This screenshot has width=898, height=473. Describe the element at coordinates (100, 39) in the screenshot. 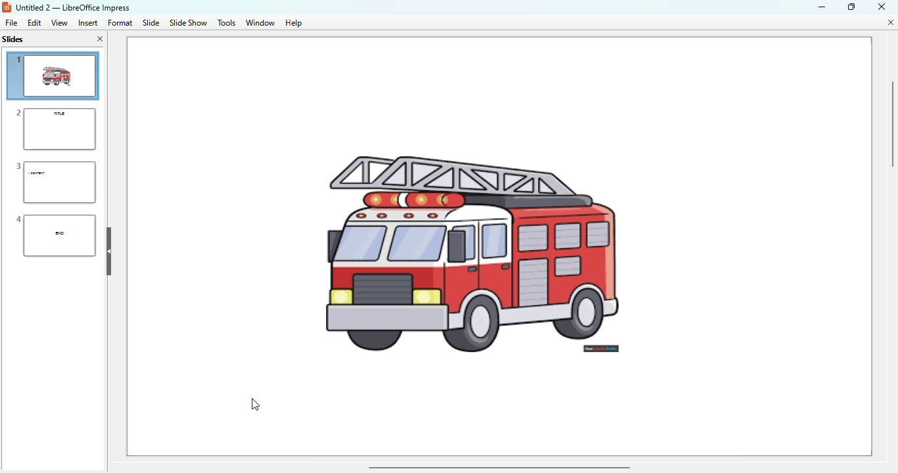

I see `close pane` at that location.